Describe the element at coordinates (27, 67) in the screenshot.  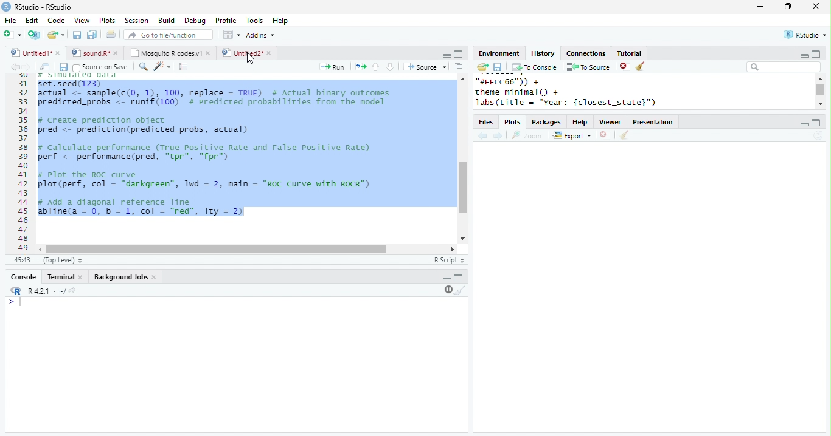
I see `forward` at that location.